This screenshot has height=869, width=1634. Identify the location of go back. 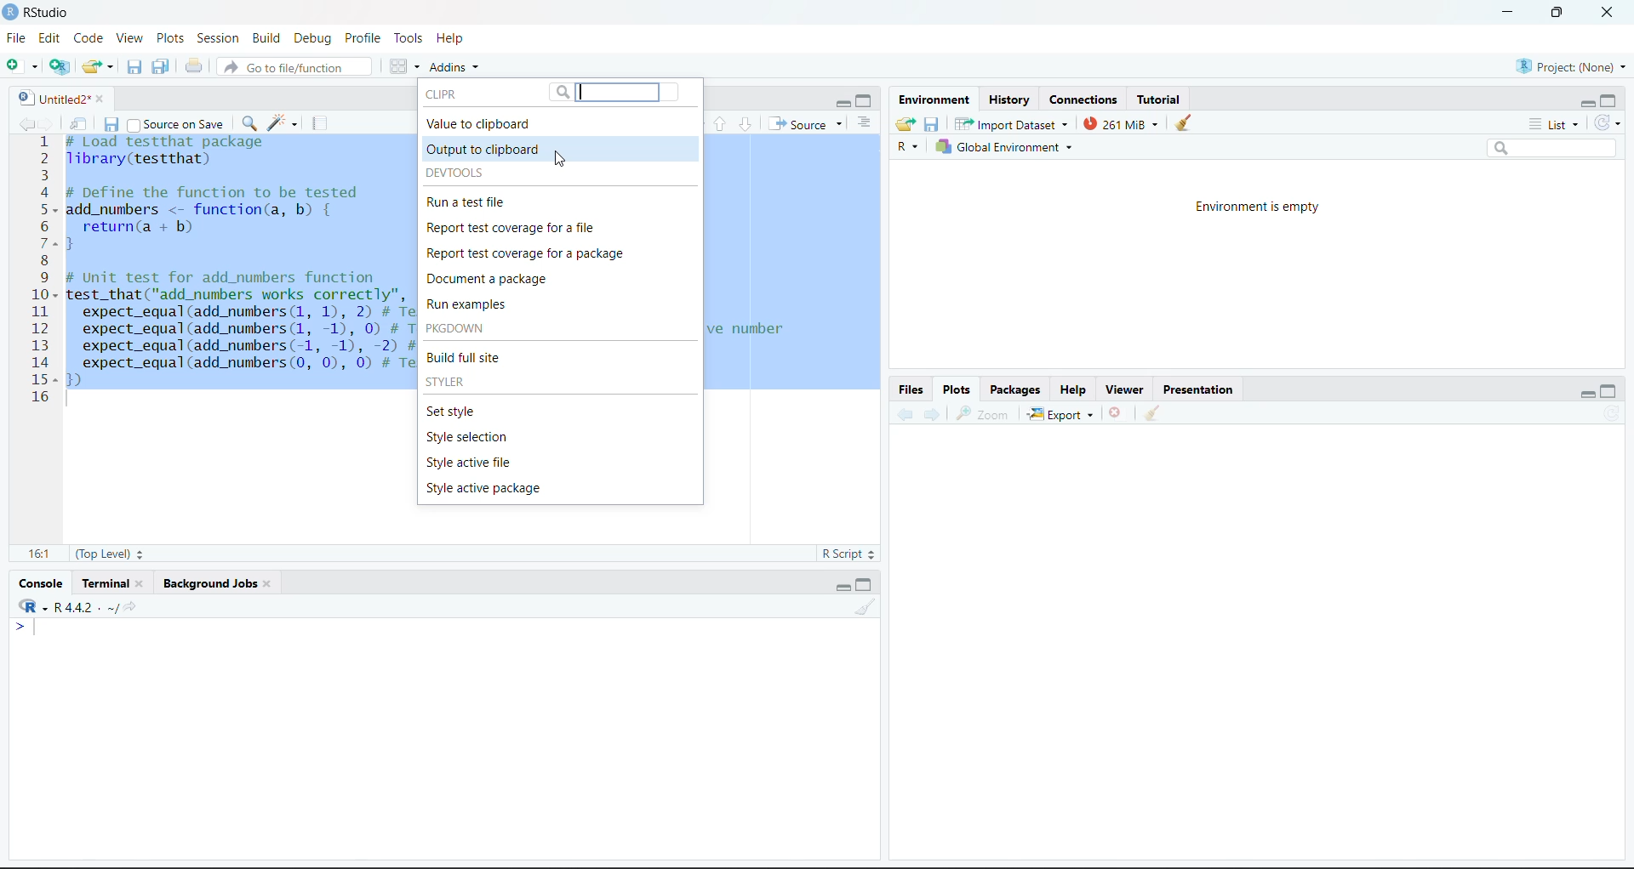
(25, 123).